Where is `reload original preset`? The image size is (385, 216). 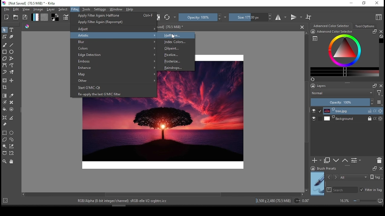 reload original preset is located at coordinates (169, 17).